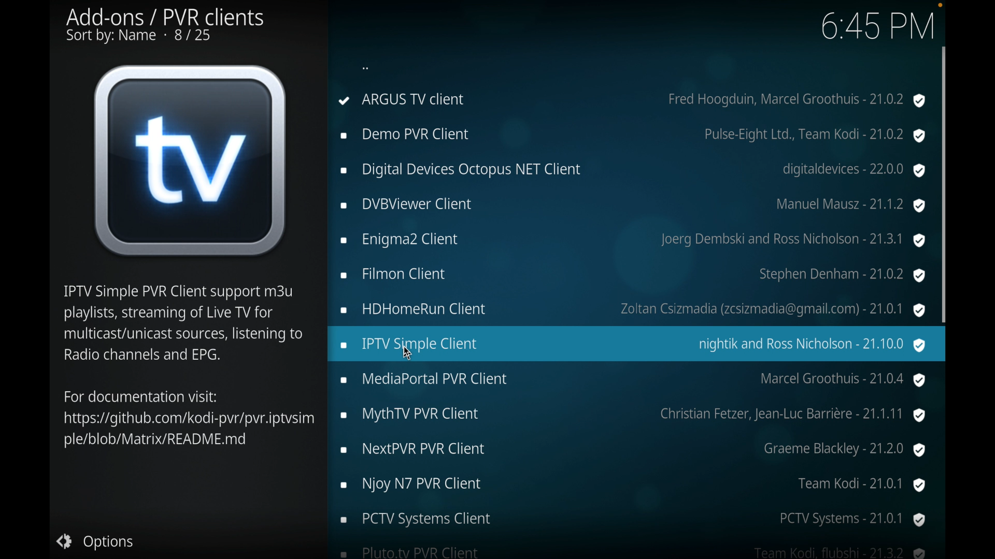 Image resolution: width=995 pixels, height=559 pixels. What do you see at coordinates (407, 356) in the screenshot?
I see `cursor` at bounding box center [407, 356].